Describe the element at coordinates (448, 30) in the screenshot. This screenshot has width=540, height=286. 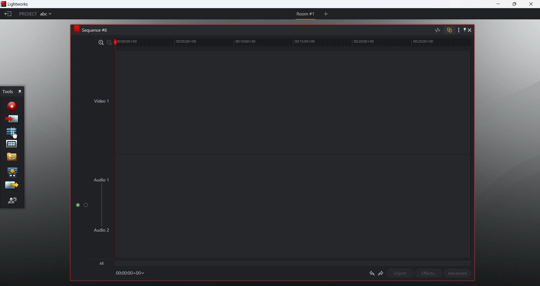
I see `auto track` at that location.